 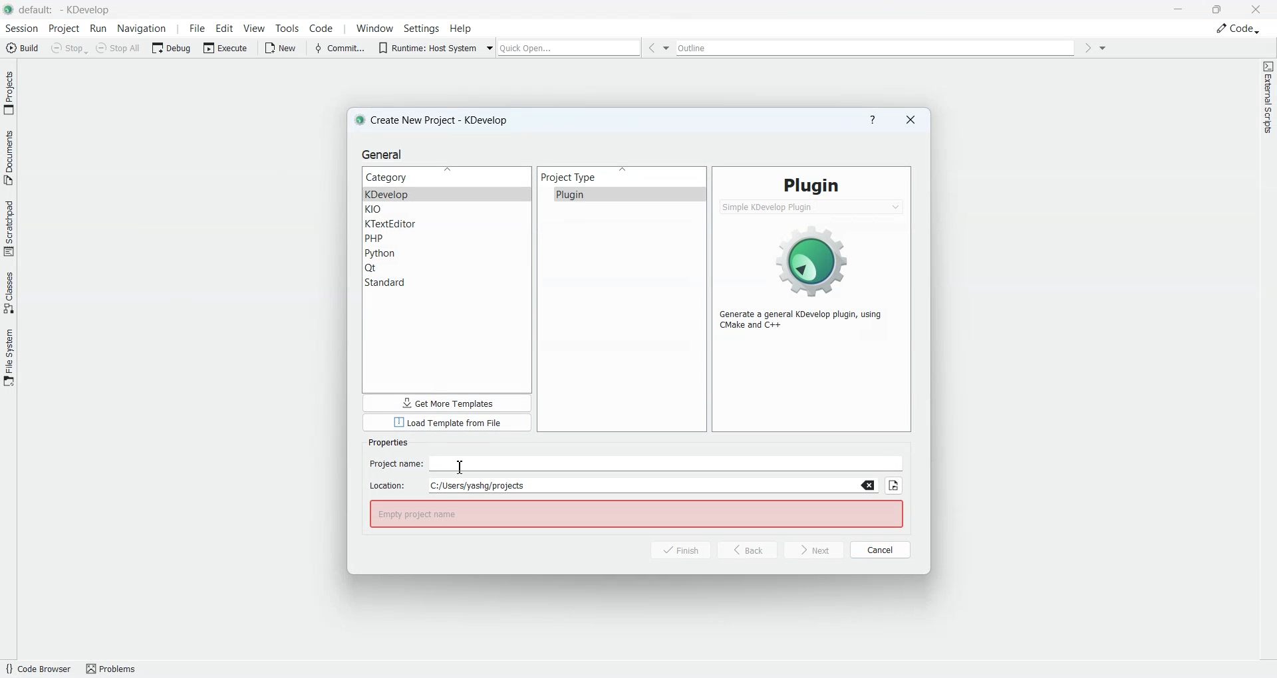 What do you see at coordinates (21, 29) in the screenshot?
I see `Session` at bounding box center [21, 29].